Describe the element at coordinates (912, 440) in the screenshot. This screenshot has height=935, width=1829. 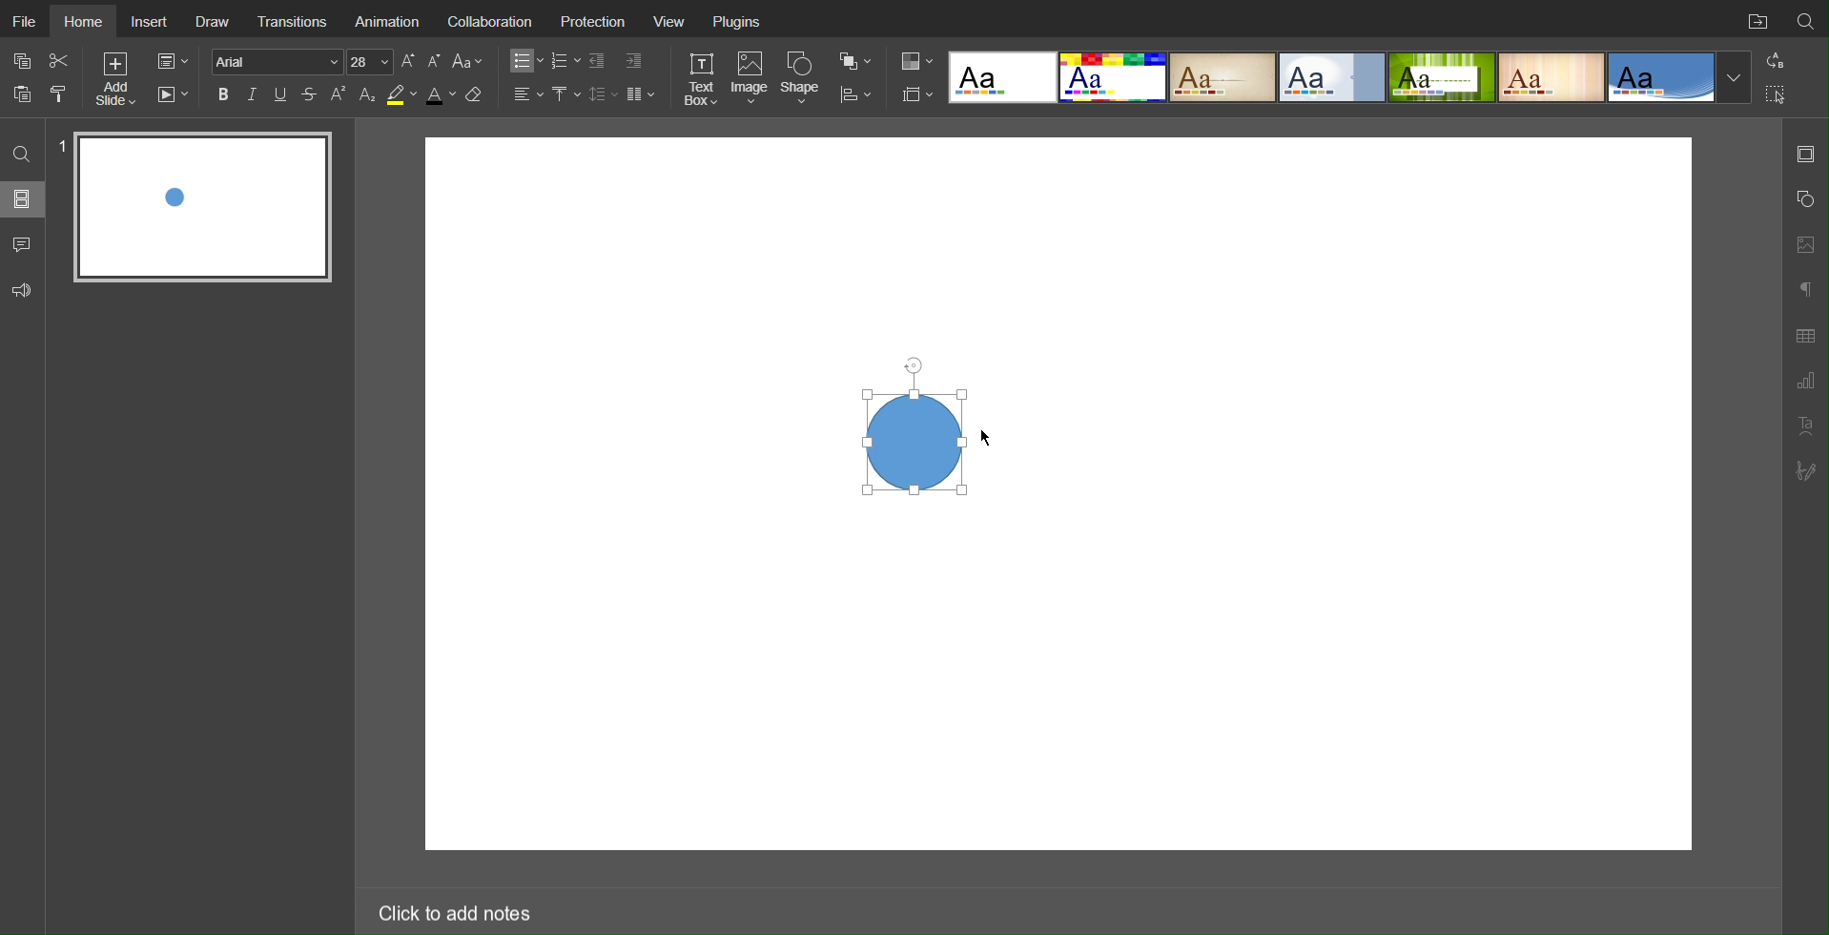
I see `Circle` at that location.